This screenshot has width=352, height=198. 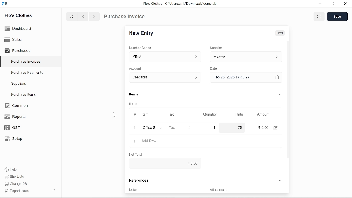 I want to click on Common, so click(x=17, y=106).